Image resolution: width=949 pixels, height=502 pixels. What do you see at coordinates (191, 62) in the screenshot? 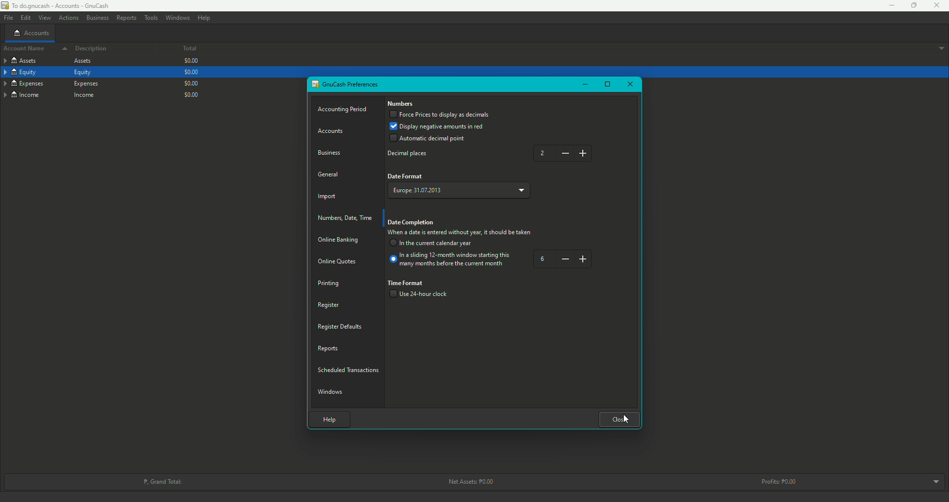
I see `$0` at bounding box center [191, 62].